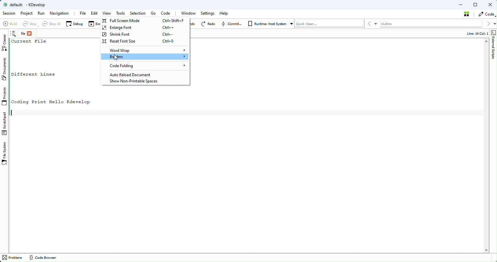  I want to click on Code, so click(168, 13).